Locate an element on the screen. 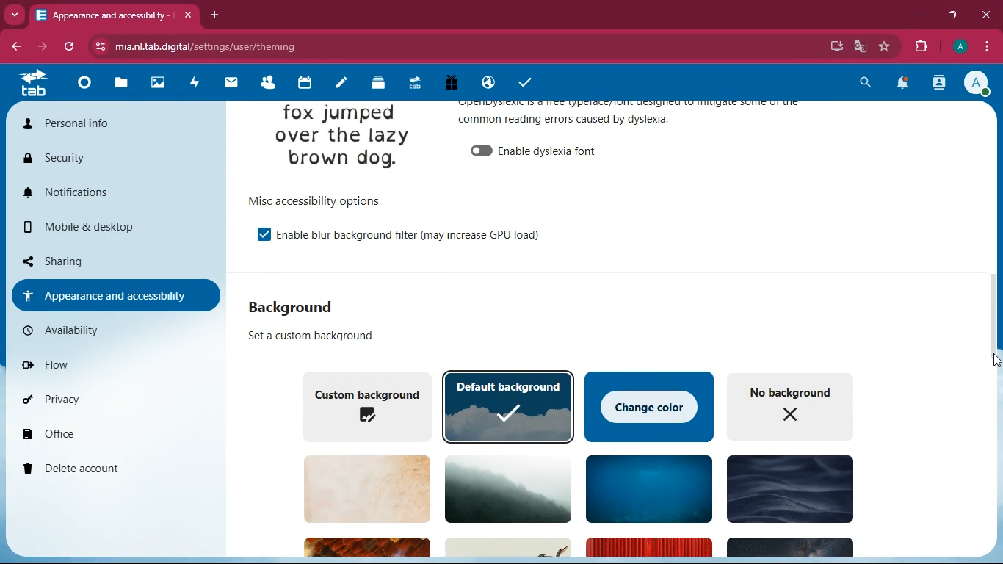 This screenshot has width=1003, height=564. public is located at coordinates (487, 85).